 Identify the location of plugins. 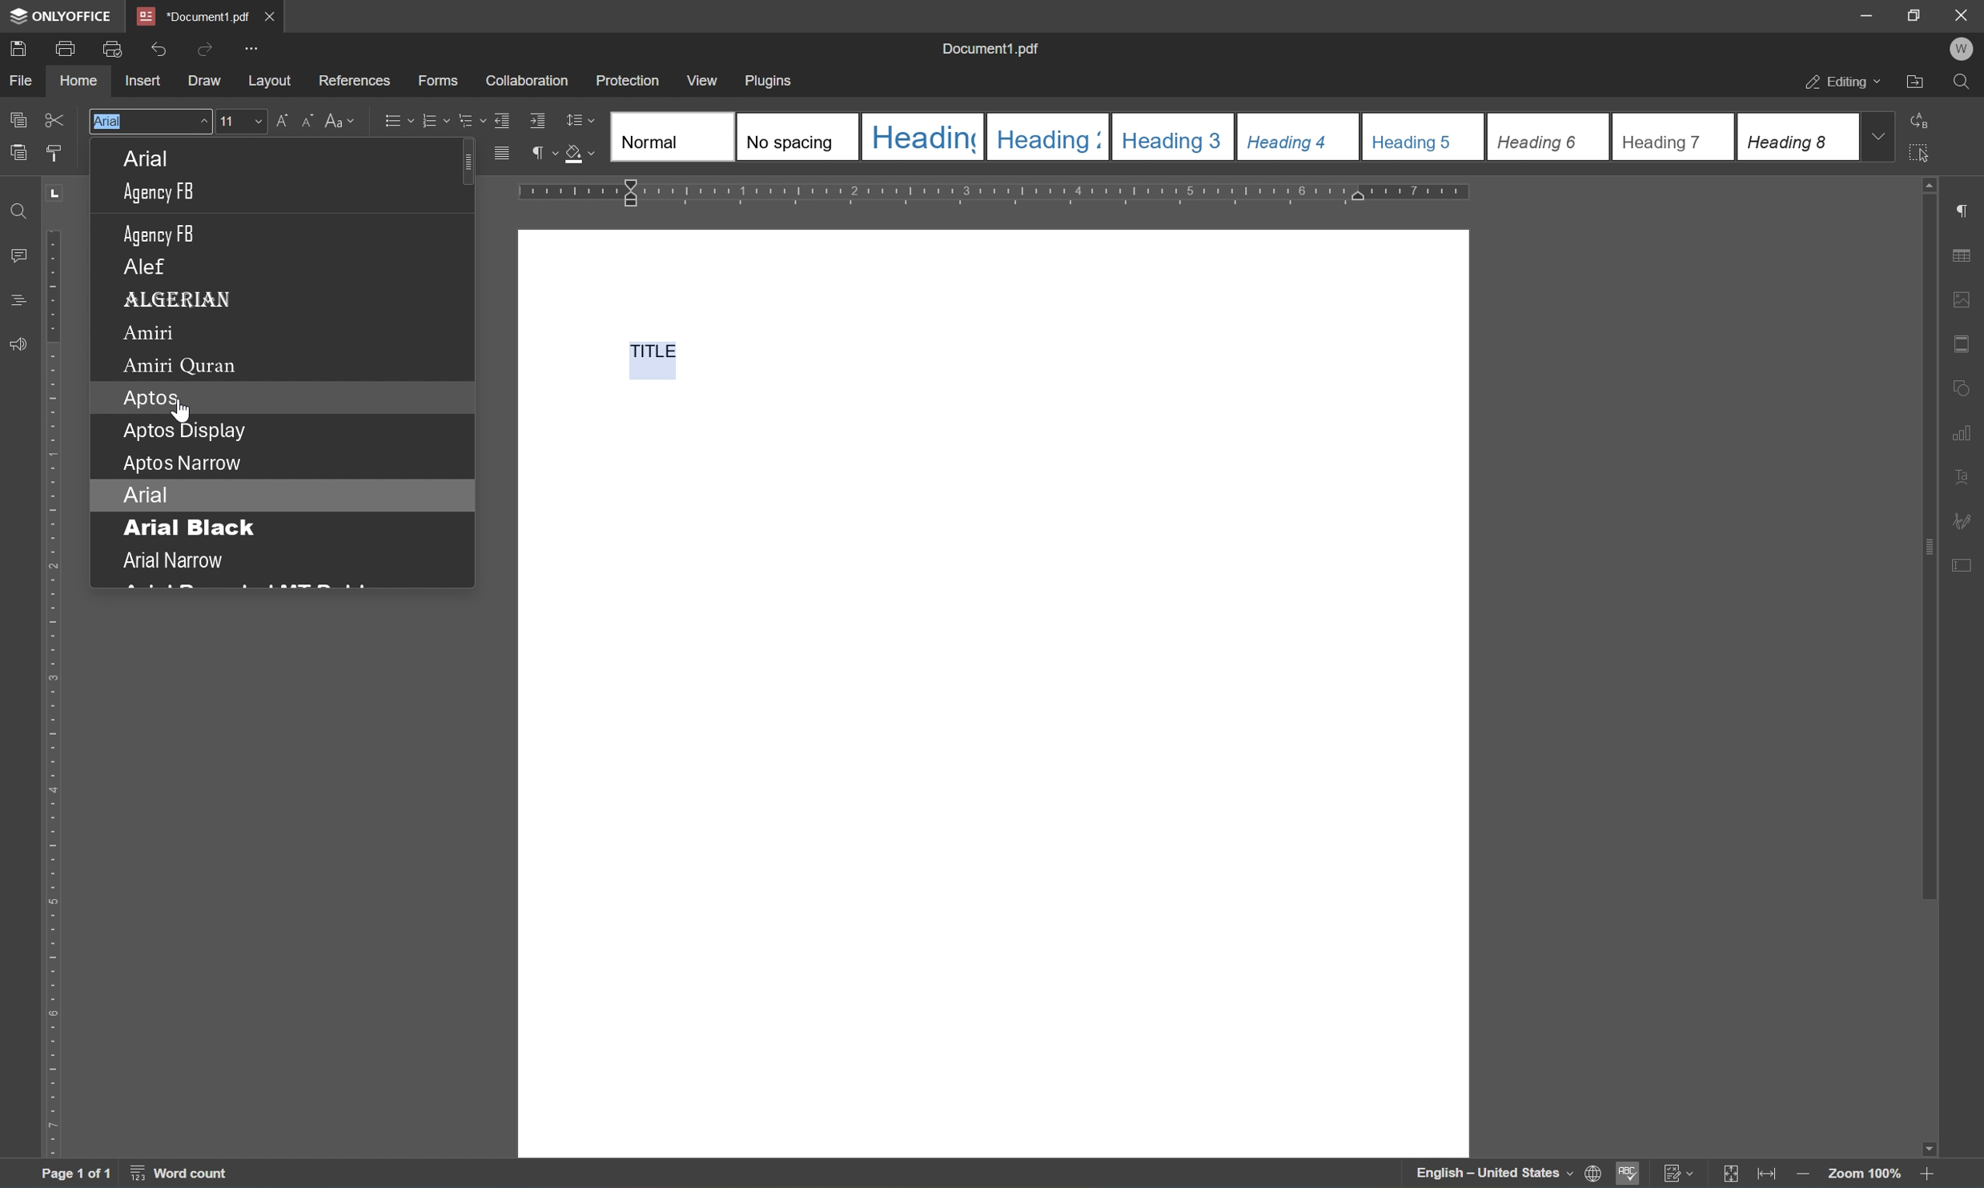
(769, 81).